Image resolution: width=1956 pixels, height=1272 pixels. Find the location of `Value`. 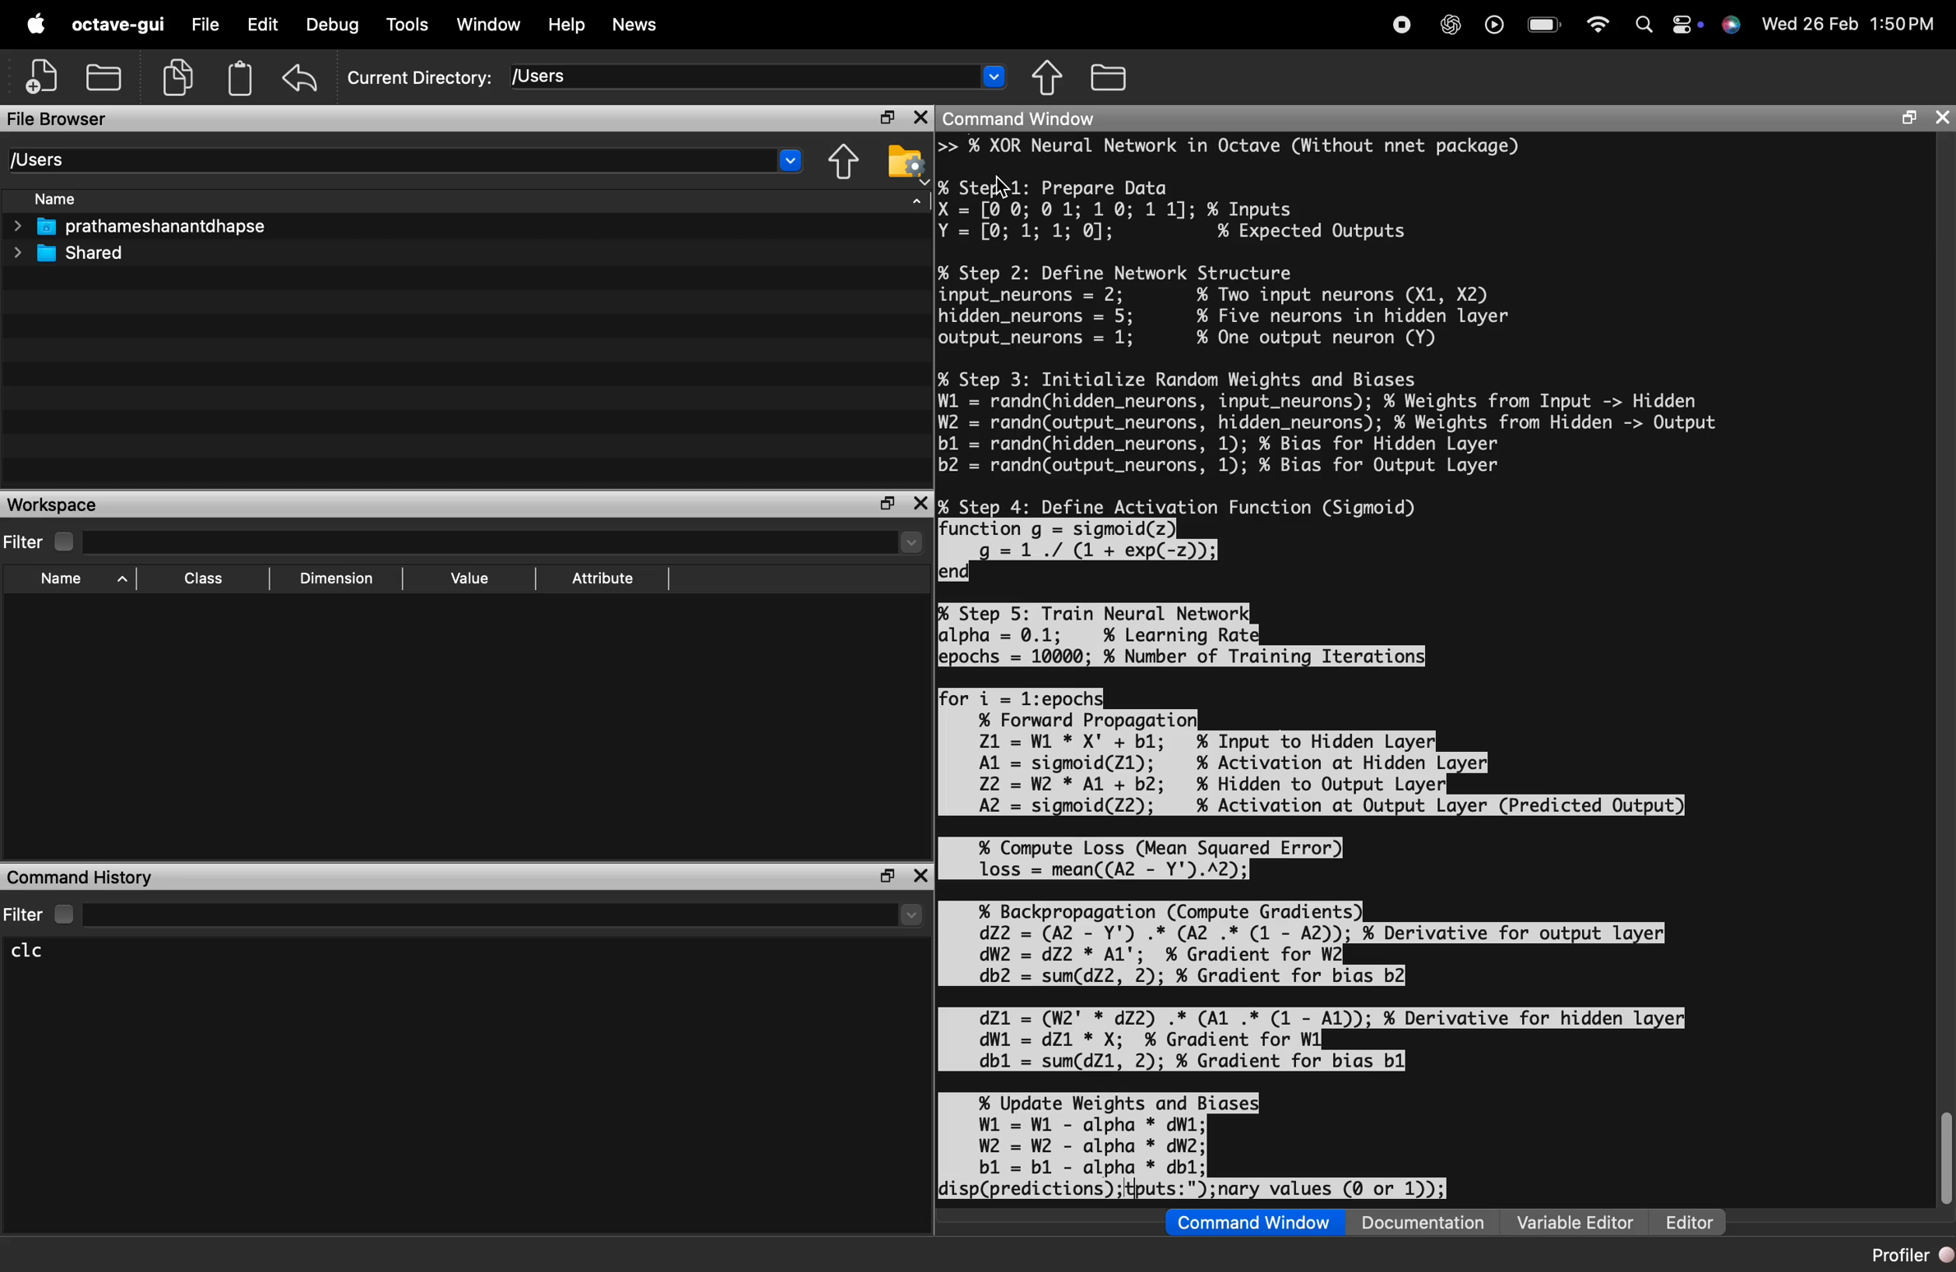

Value is located at coordinates (468, 581).